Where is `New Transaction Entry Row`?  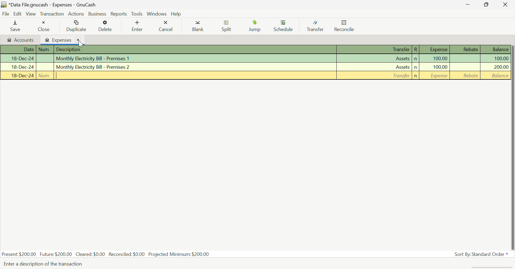
New Transaction Entry Row is located at coordinates (257, 75).